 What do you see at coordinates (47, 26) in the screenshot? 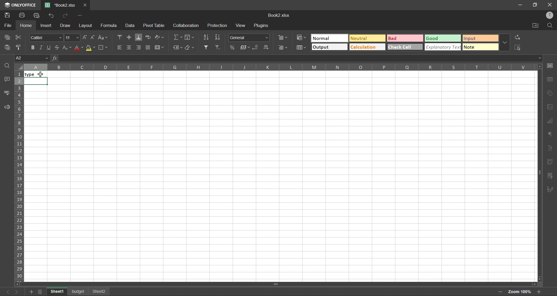
I see `insert` at bounding box center [47, 26].